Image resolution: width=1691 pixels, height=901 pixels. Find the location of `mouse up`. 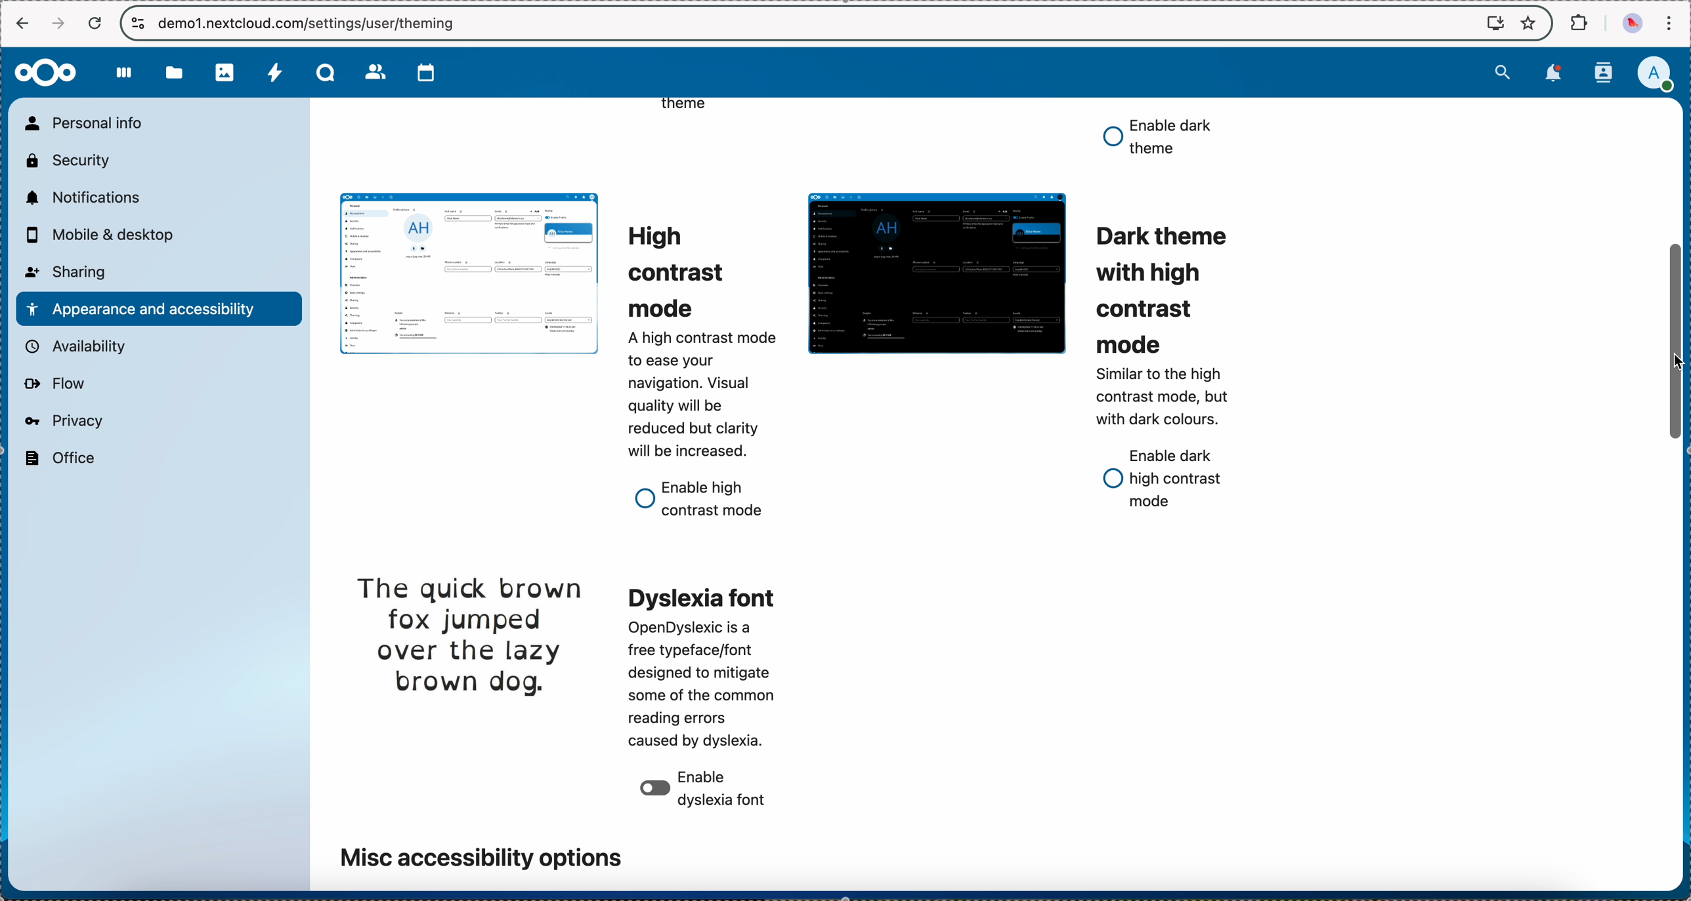

mouse up is located at coordinates (1671, 363).